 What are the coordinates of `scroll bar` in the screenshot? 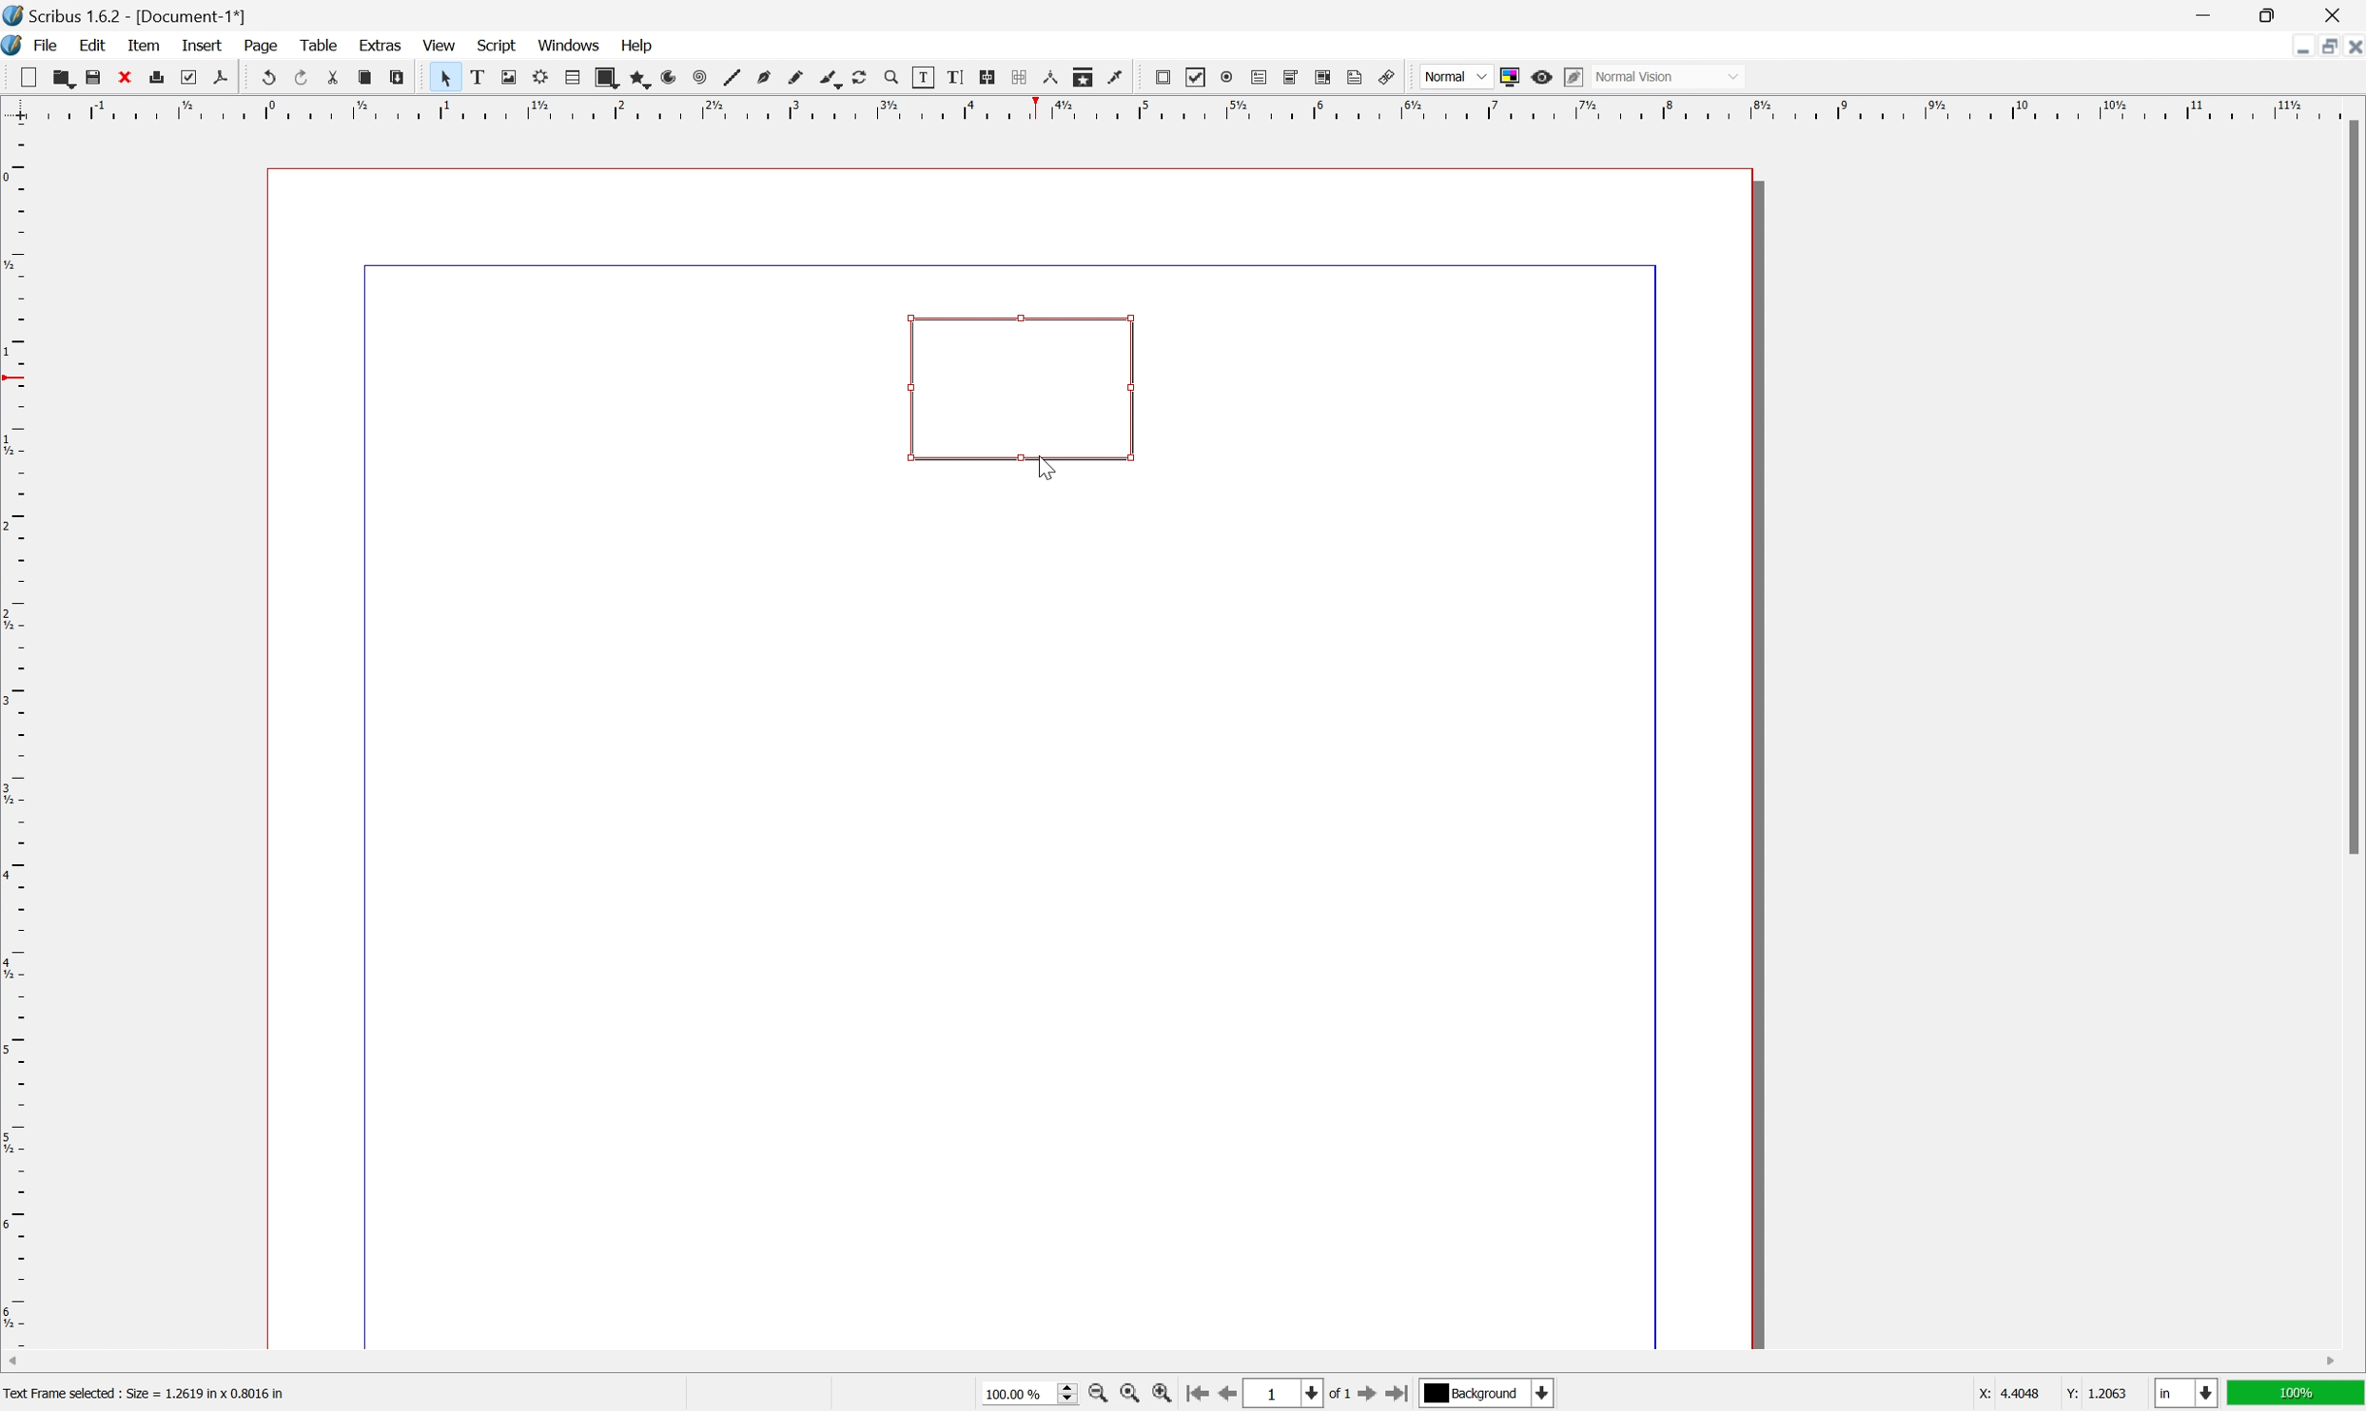 It's located at (2347, 486).